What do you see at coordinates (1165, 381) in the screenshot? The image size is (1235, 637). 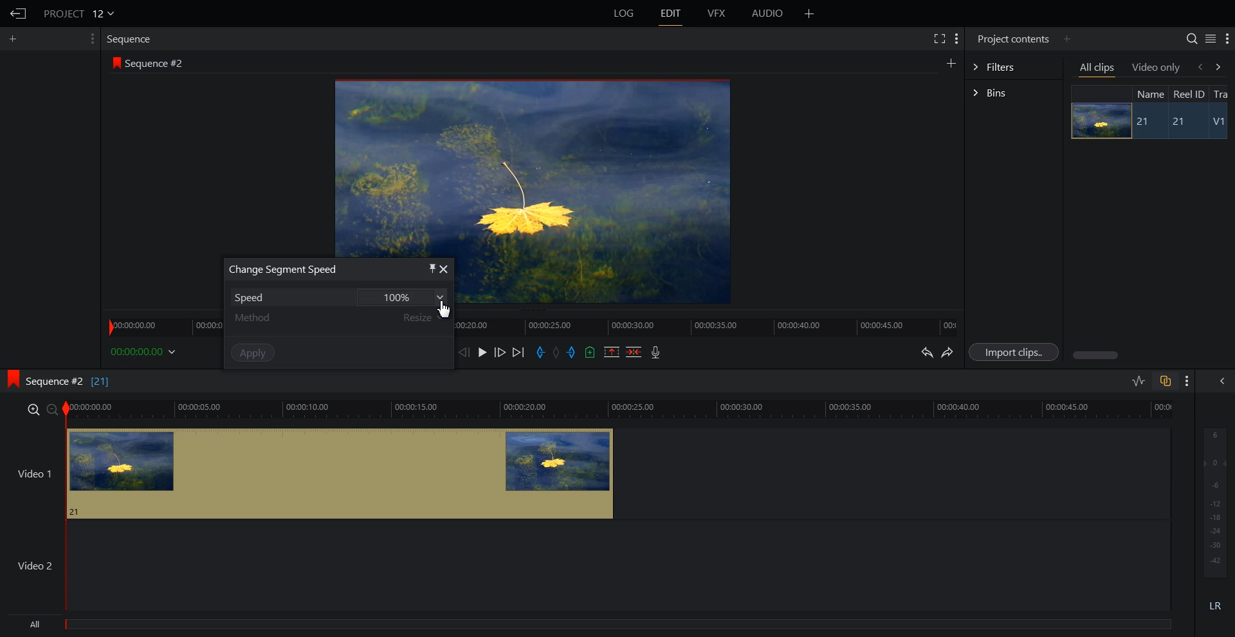 I see `Toggle auto Track sync` at bounding box center [1165, 381].